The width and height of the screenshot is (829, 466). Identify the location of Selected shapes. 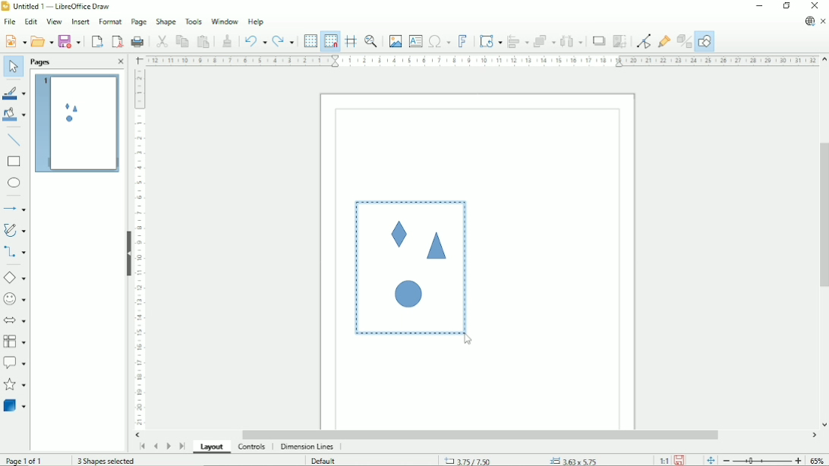
(410, 267).